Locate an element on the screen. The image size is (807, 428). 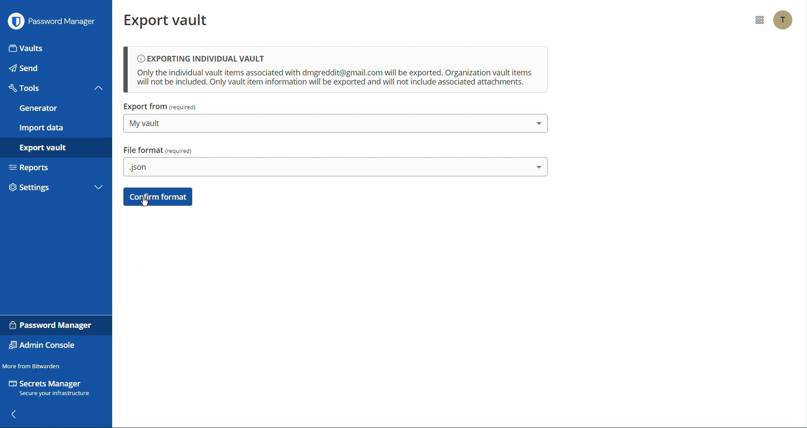
Exporting Individual Vault is located at coordinates (335, 70).